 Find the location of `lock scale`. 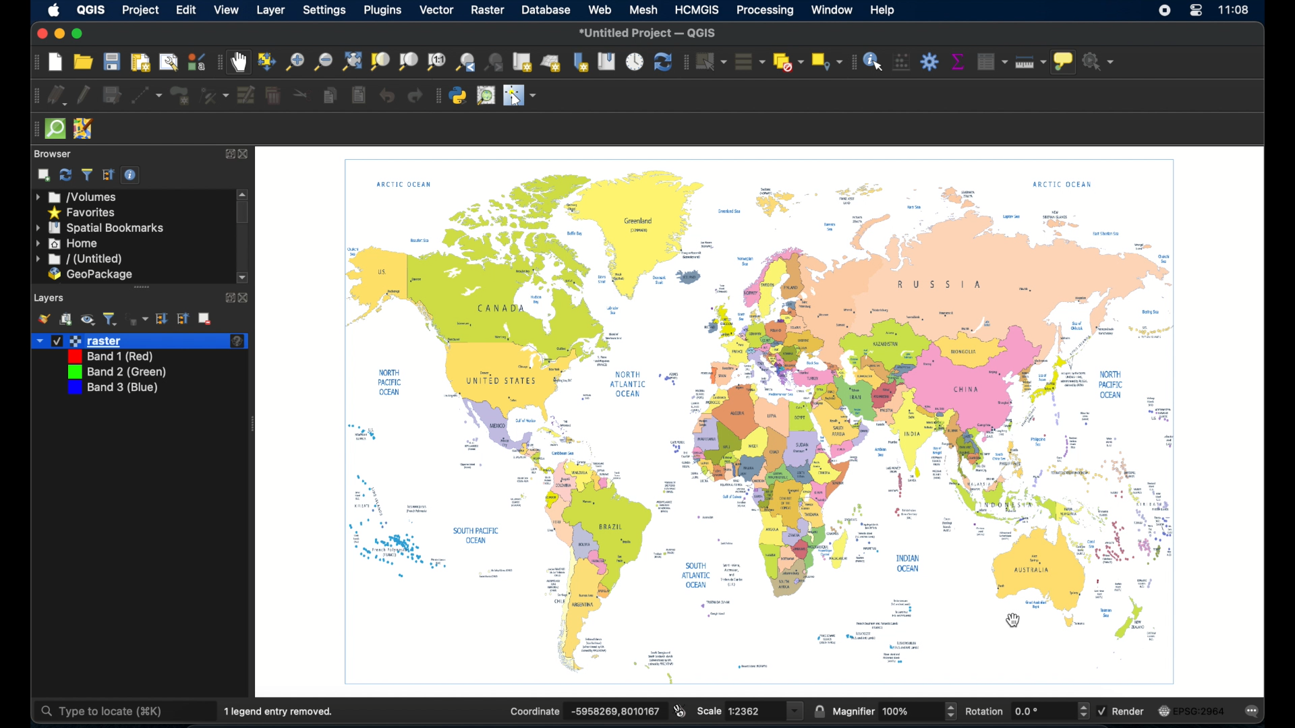

lock scale is located at coordinates (819, 710).